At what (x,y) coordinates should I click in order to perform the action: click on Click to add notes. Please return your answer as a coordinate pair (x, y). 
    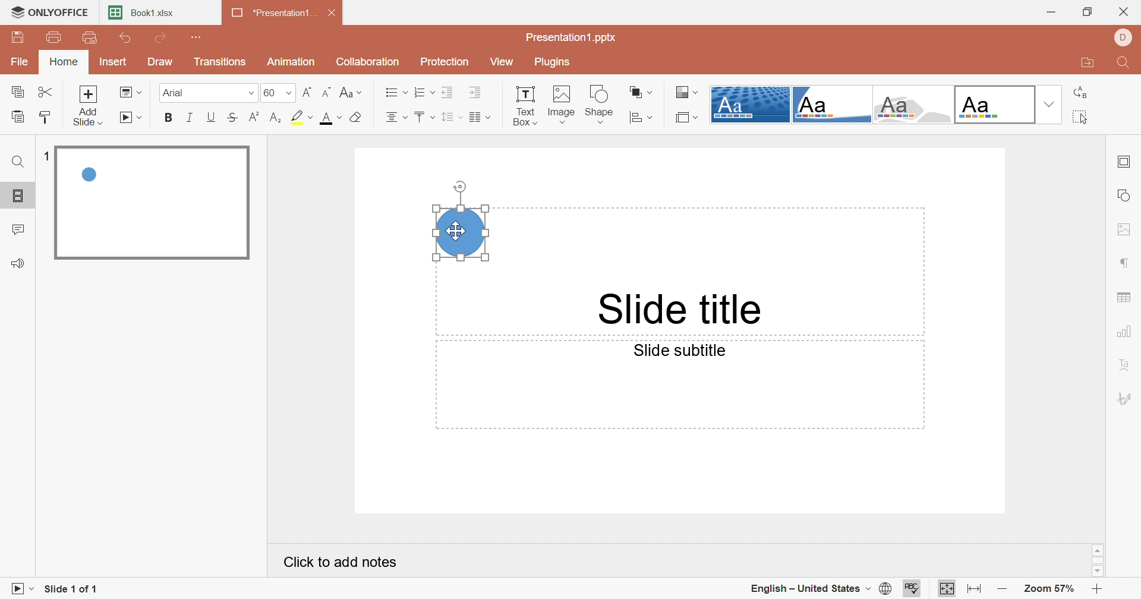
    Looking at the image, I should click on (342, 562).